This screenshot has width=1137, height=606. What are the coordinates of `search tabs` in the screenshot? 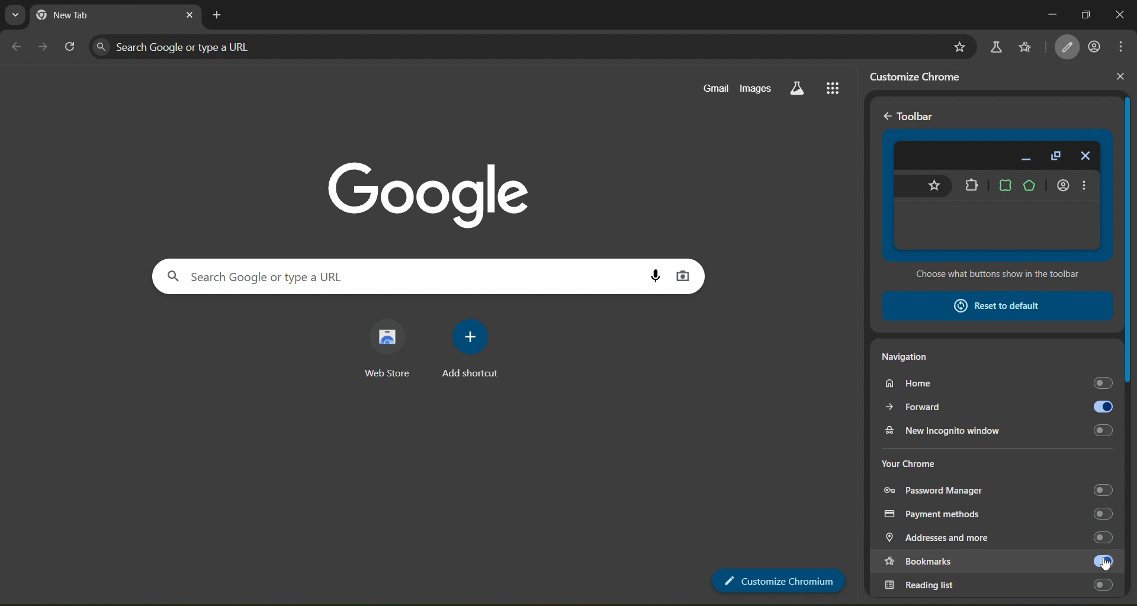 It's located at (15, 14).